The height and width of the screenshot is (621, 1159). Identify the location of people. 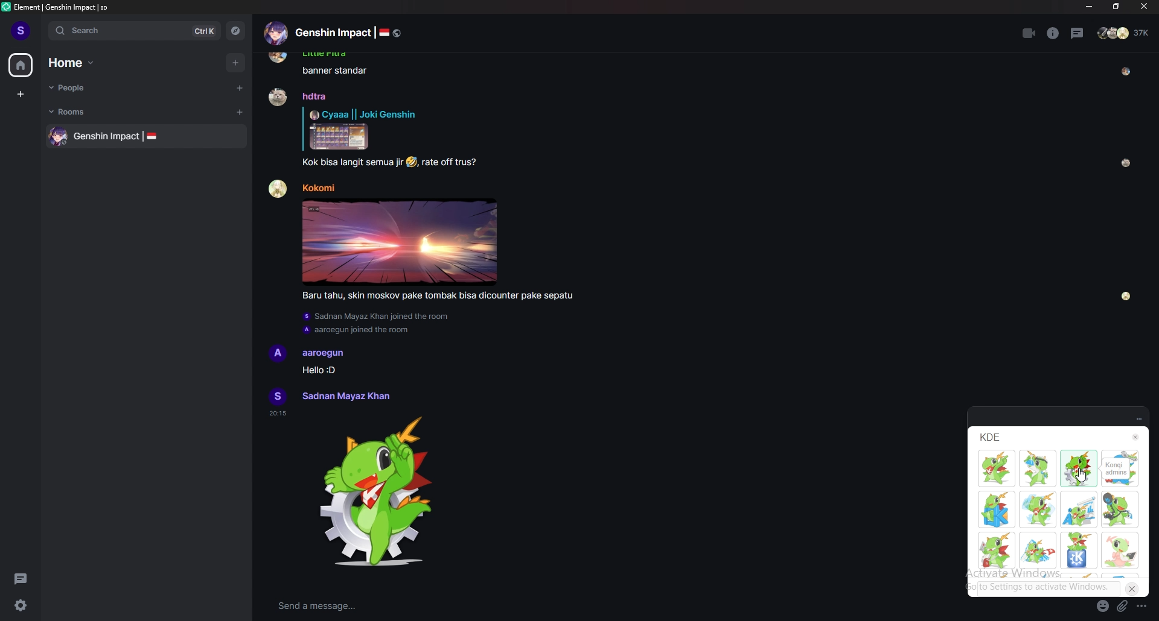
(1125, 33).